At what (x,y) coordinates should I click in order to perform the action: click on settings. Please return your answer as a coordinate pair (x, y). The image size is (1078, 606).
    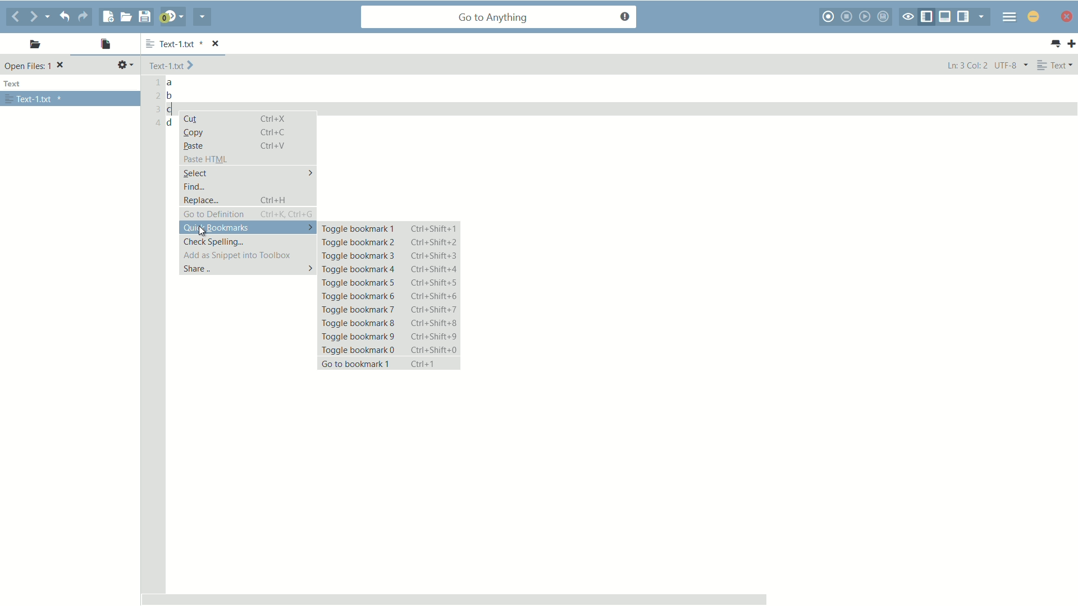
    Looking at the image, I should click on (125, 65).